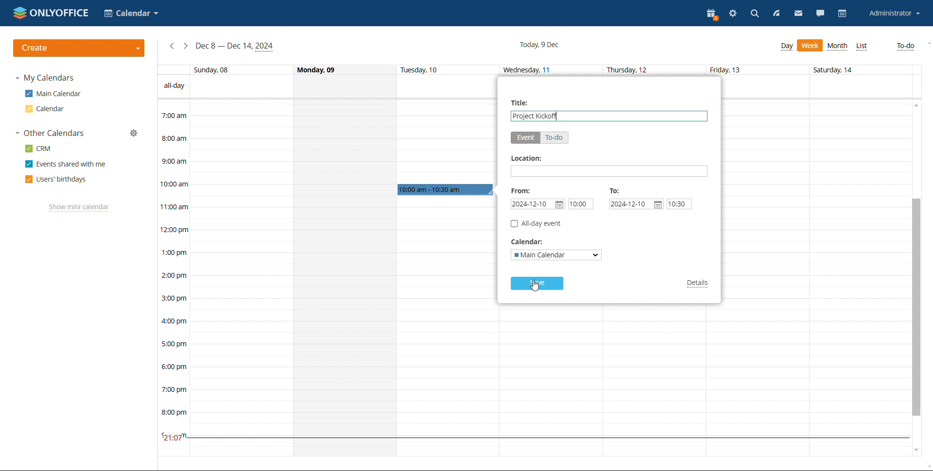  Describe the element at coordinates (172, 46) in the screenshot. I see `previous week` at that location.